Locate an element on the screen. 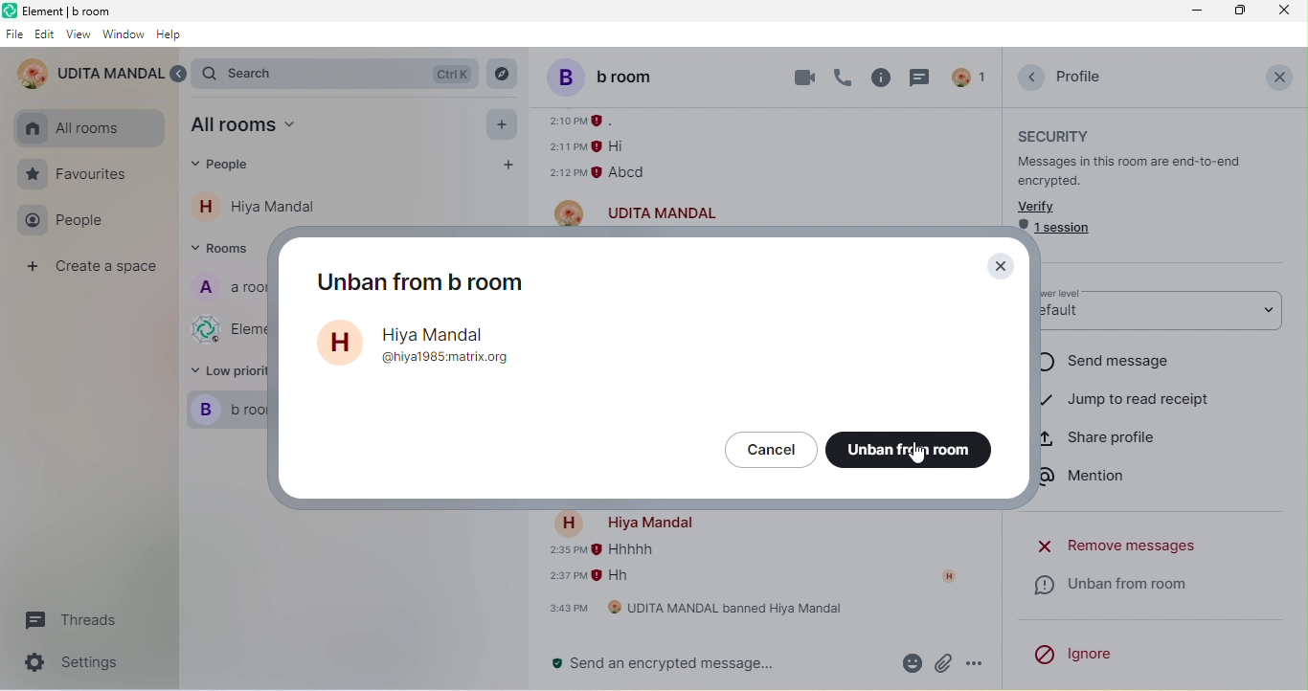  account profile image is located at coordinates (570, 212).